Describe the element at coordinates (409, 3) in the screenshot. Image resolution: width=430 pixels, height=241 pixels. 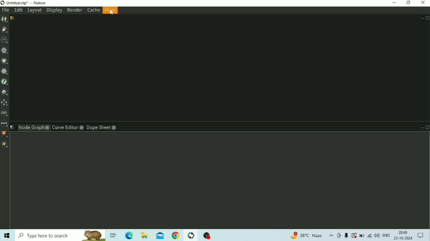
I see `Restore Down` at that location.